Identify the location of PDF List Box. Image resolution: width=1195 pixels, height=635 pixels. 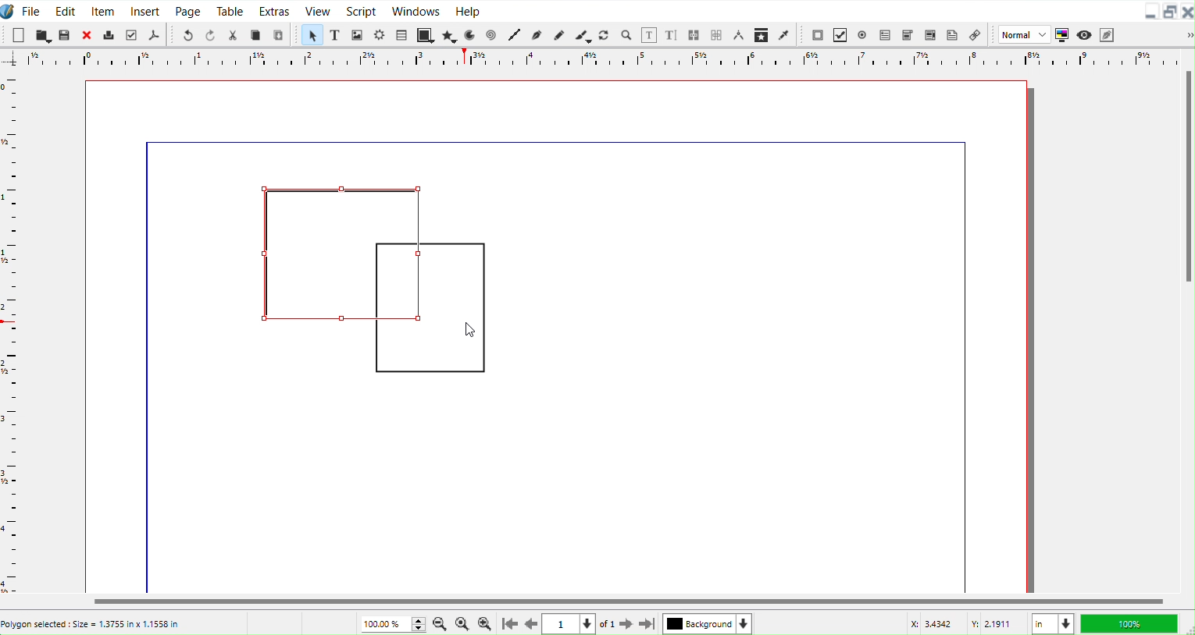
(929, 34).